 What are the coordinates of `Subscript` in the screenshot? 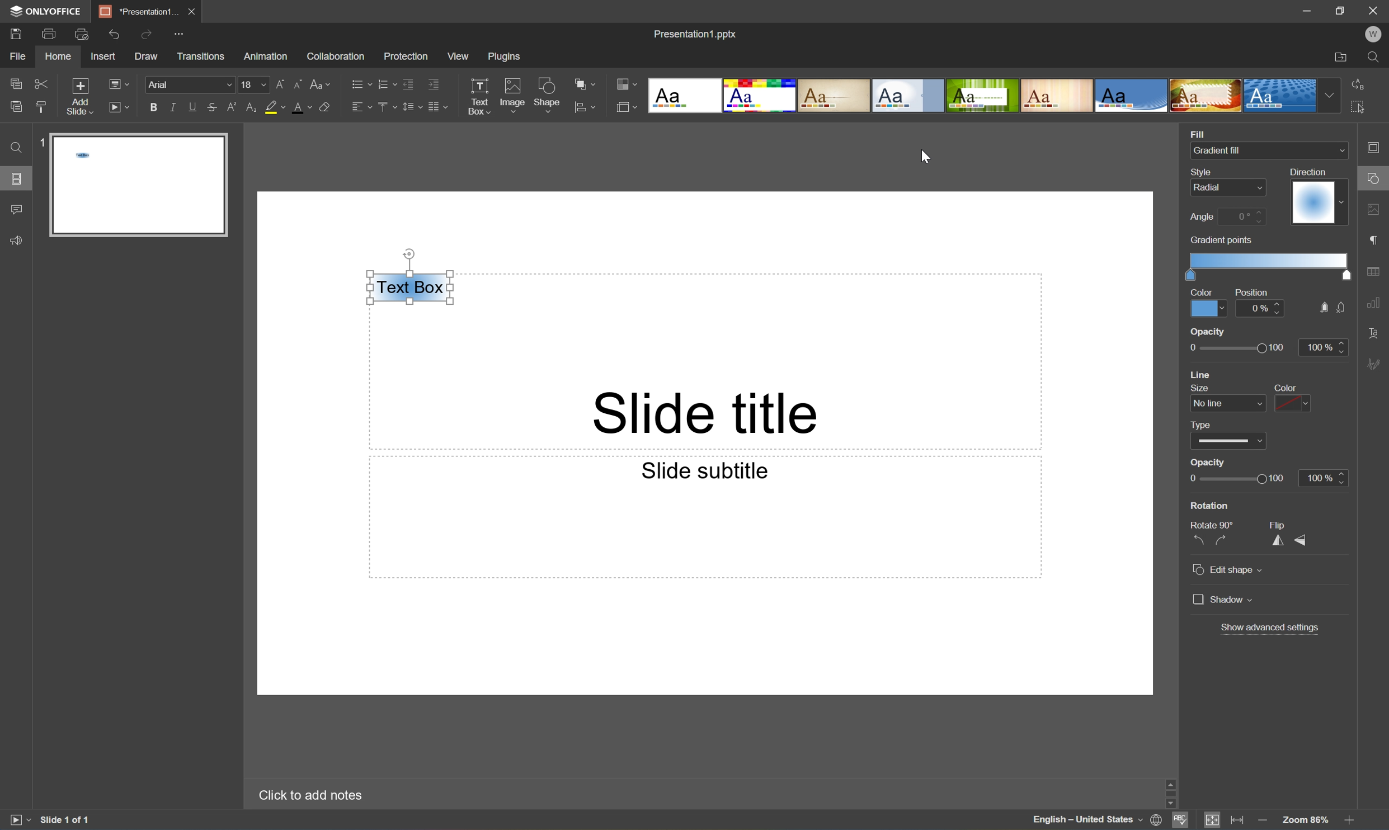 It's located at (251, 106).